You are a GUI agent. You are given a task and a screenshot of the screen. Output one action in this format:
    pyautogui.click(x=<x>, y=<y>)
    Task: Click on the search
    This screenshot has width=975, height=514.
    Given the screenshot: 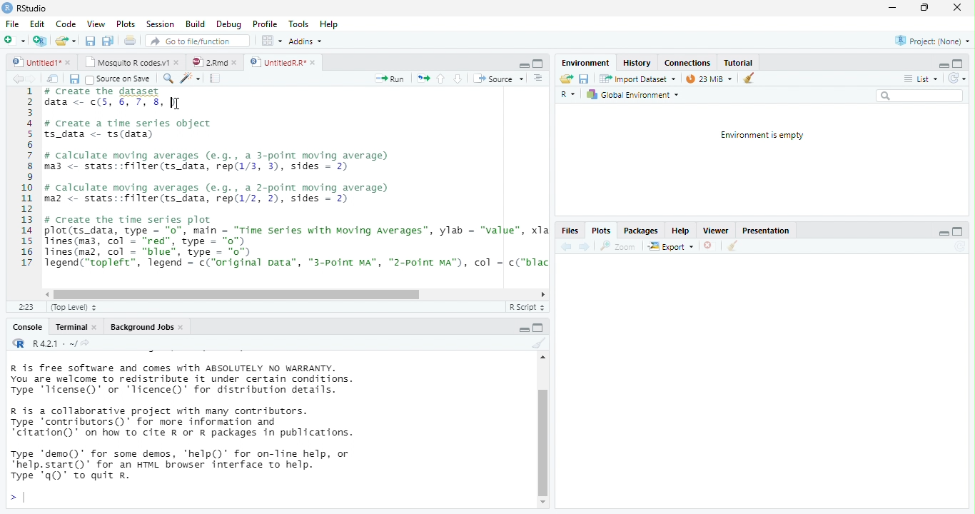 What is the action you would take?
    pyautogui.click(x=919, y=96)
    